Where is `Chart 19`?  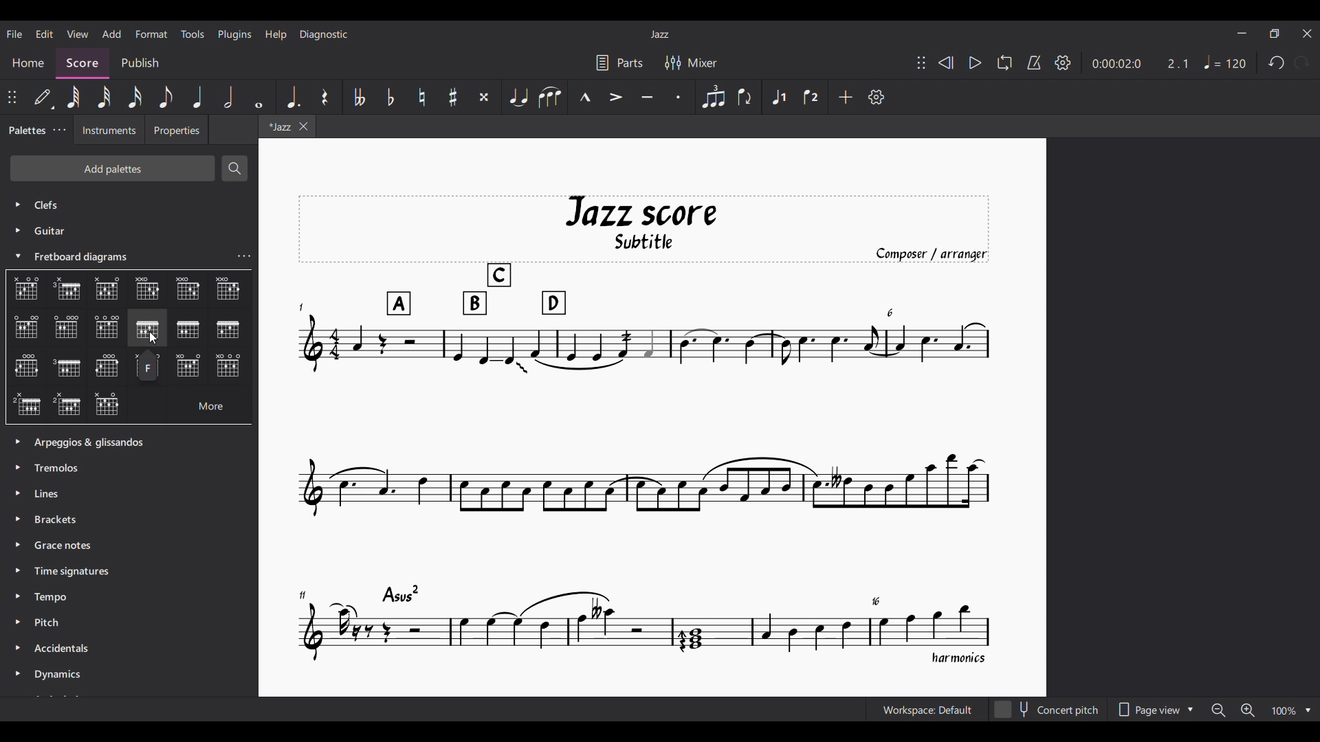
Chart 19 is located at coordinates (110, 405).